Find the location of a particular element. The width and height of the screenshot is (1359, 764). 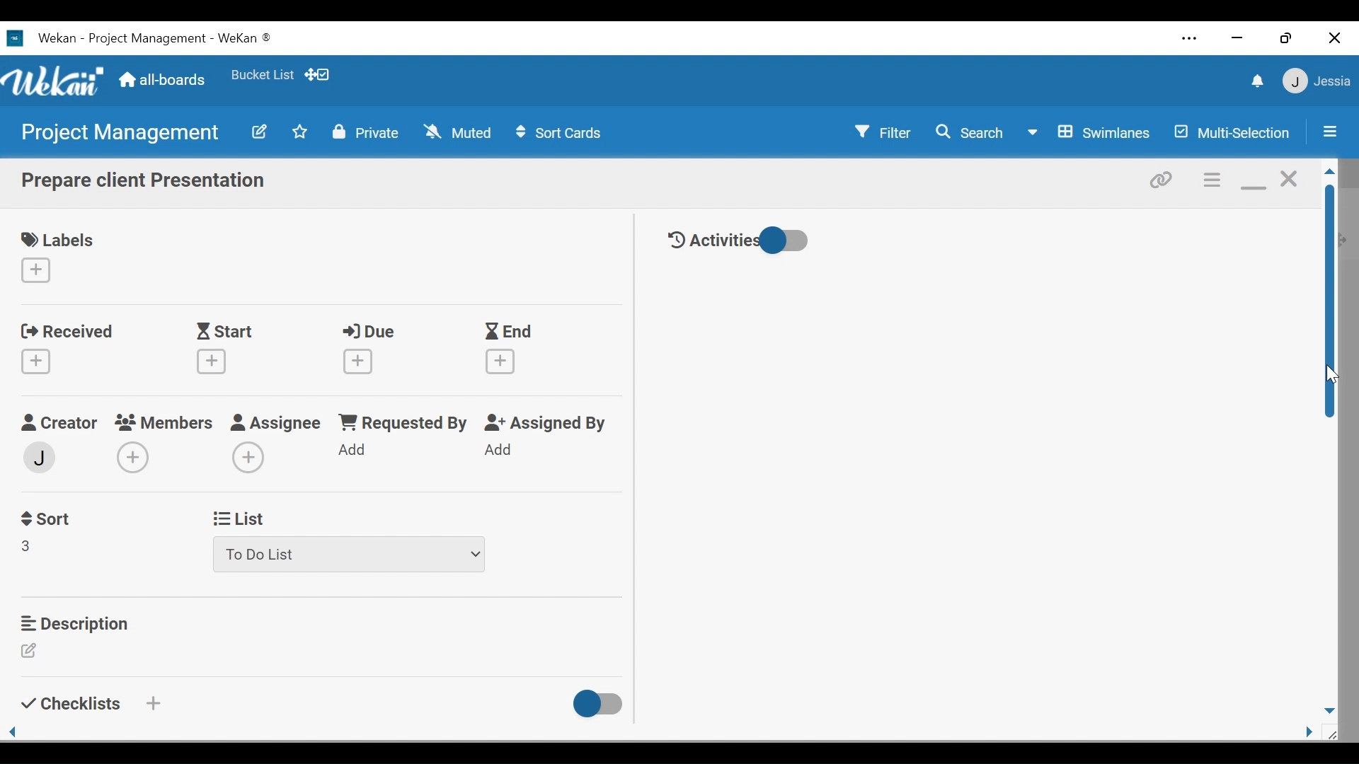

Card actions is located at coordinates (1210, 178).